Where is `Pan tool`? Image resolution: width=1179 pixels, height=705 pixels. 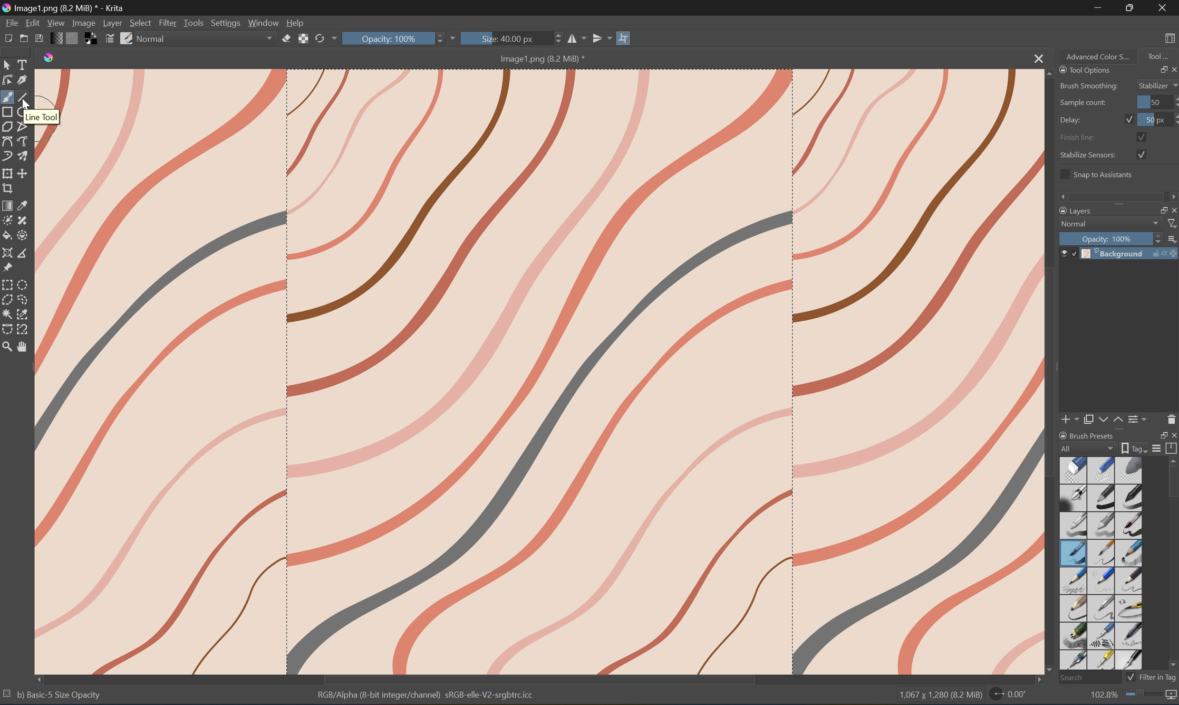
Pan tool is located at coordinates (24, 349).